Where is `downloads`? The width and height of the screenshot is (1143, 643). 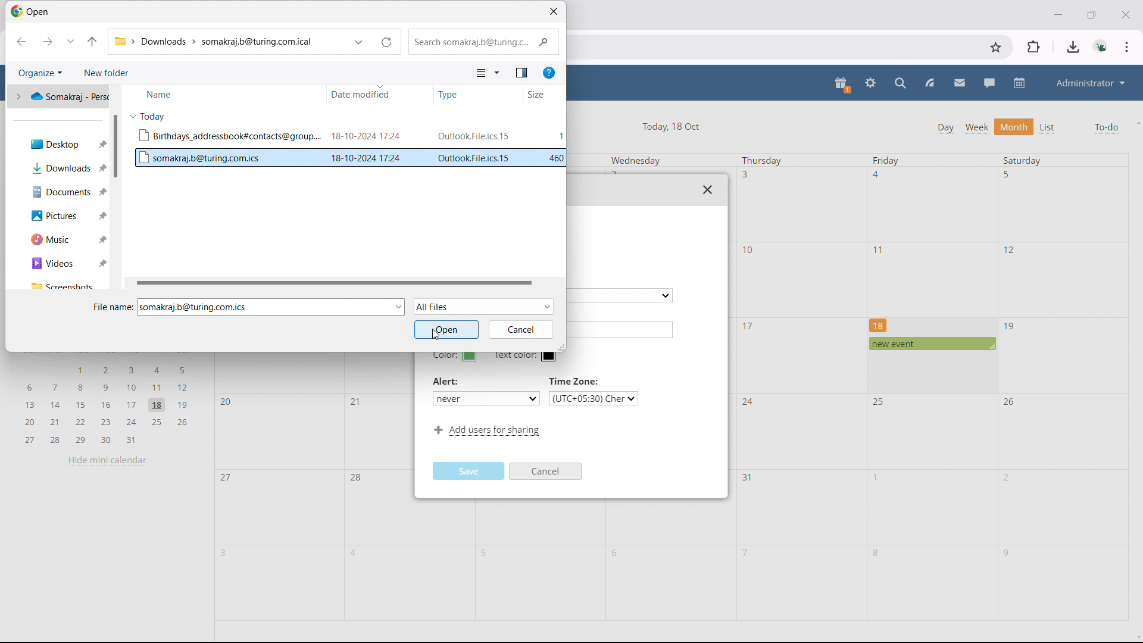 downloads is located at coordinates (1073, 47).